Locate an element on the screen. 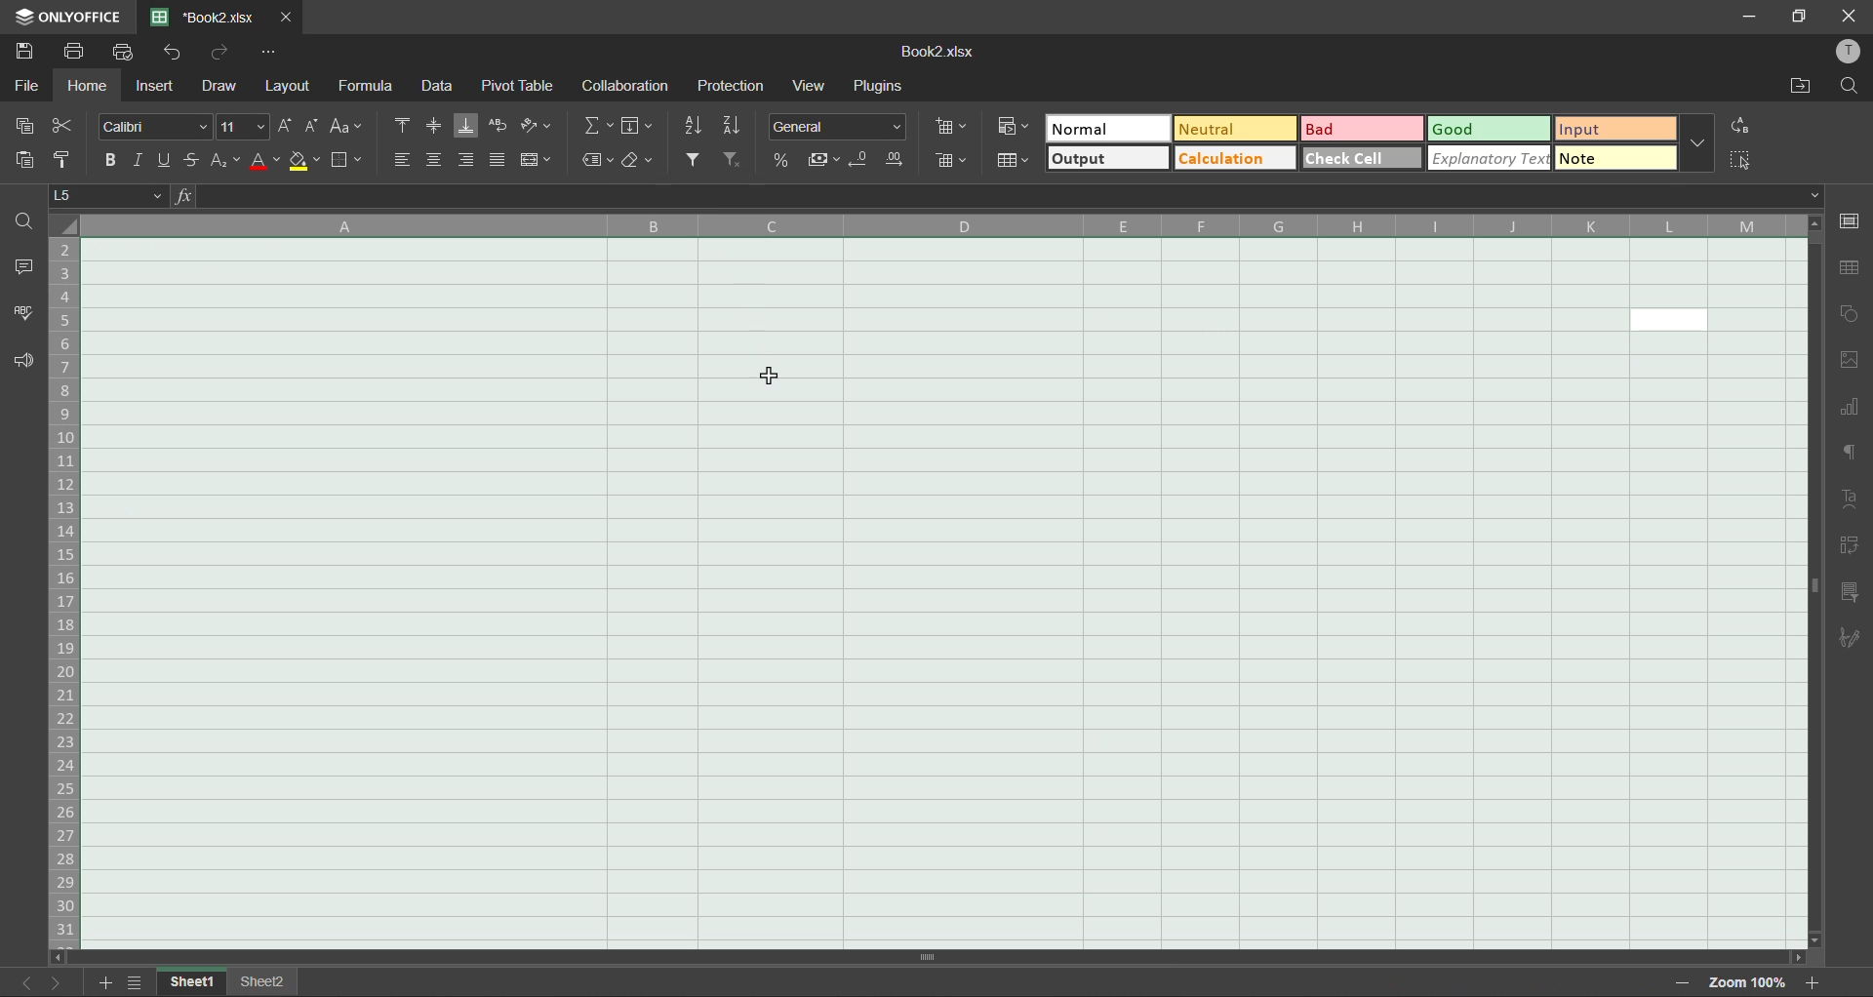 This screenshot has height=997, width=1873. minimize is located at coordinates (1750, 16).